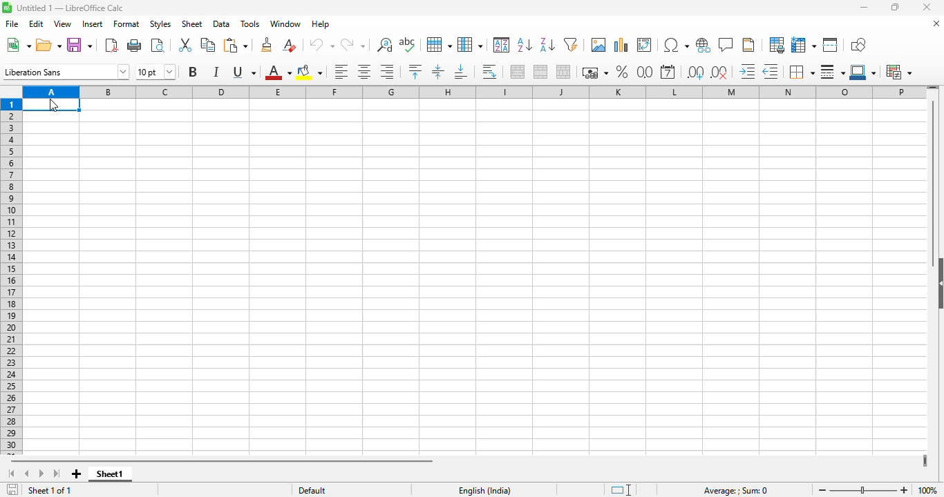  Describe the element at coordinates (518, 72) in the screenshot. I see `merge and center or unmerge cells depending on the current toggle state` at that location.